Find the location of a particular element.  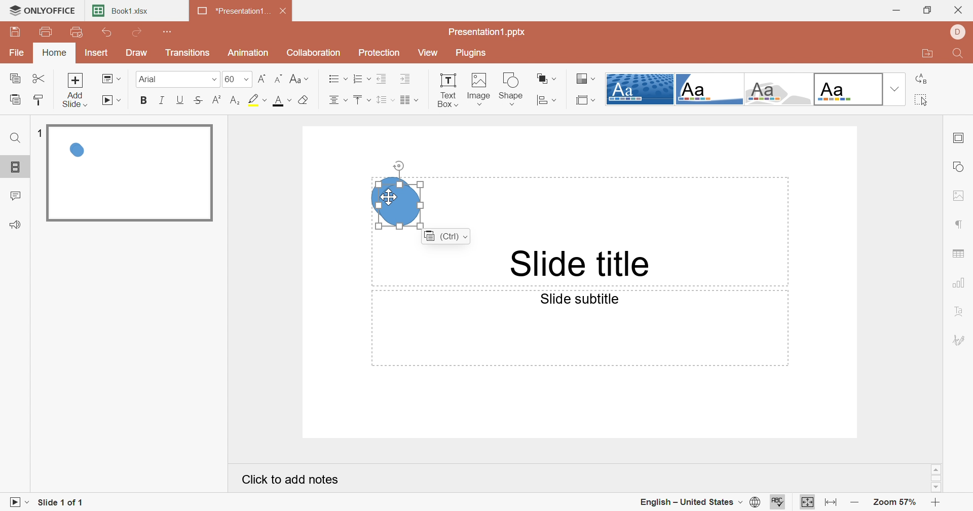

Open file location is located at coordinates (925, 54).